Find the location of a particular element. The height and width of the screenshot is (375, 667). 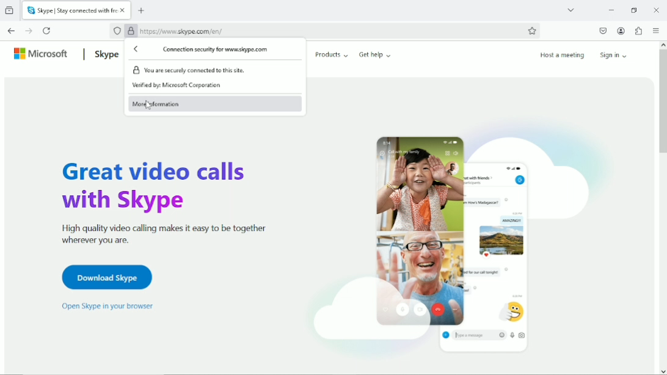

Sign in is located at coordinates (616, 54).